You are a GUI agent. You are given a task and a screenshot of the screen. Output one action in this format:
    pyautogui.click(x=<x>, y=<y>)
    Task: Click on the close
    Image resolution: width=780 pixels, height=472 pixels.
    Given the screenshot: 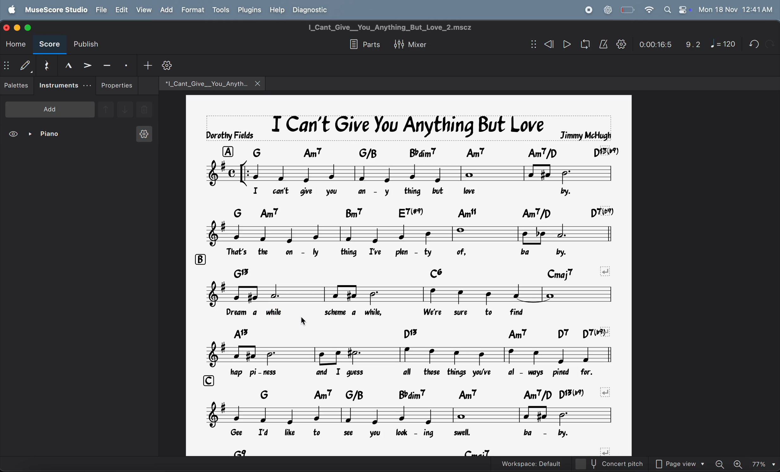 What is the action you would take?
    pyautogui.click(x=8, y=28)
    